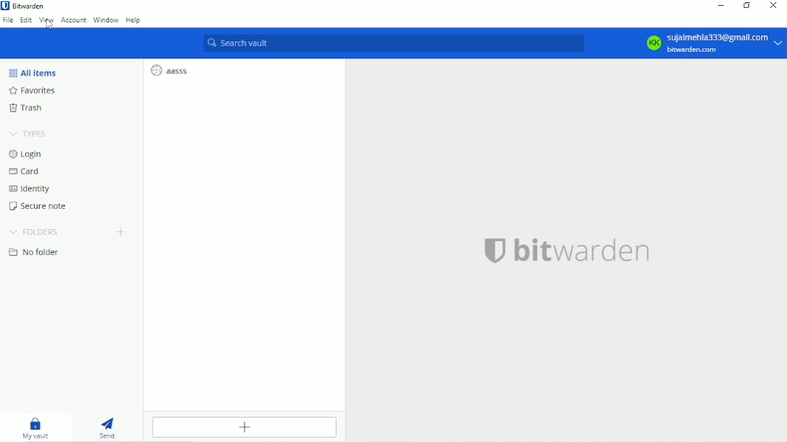 The height and width of the screenshot is (442, 787). Describe the element at coordinates (120, 233) in the screenshot. I see `Create folder` at that location.